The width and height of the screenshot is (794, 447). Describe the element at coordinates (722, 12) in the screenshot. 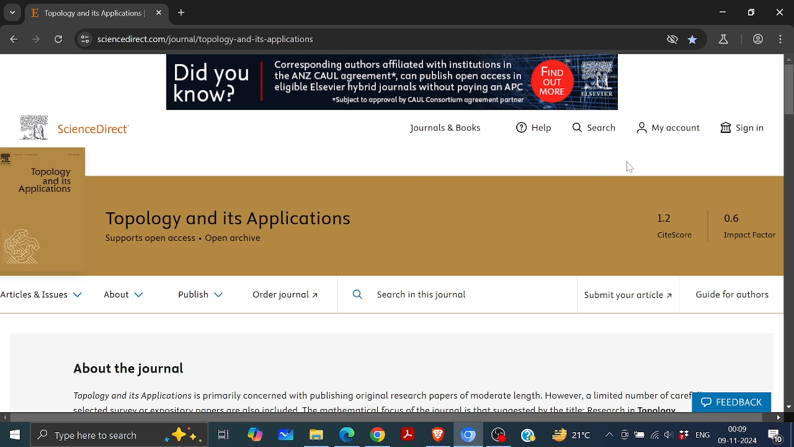

I see `Minimize` at that location.